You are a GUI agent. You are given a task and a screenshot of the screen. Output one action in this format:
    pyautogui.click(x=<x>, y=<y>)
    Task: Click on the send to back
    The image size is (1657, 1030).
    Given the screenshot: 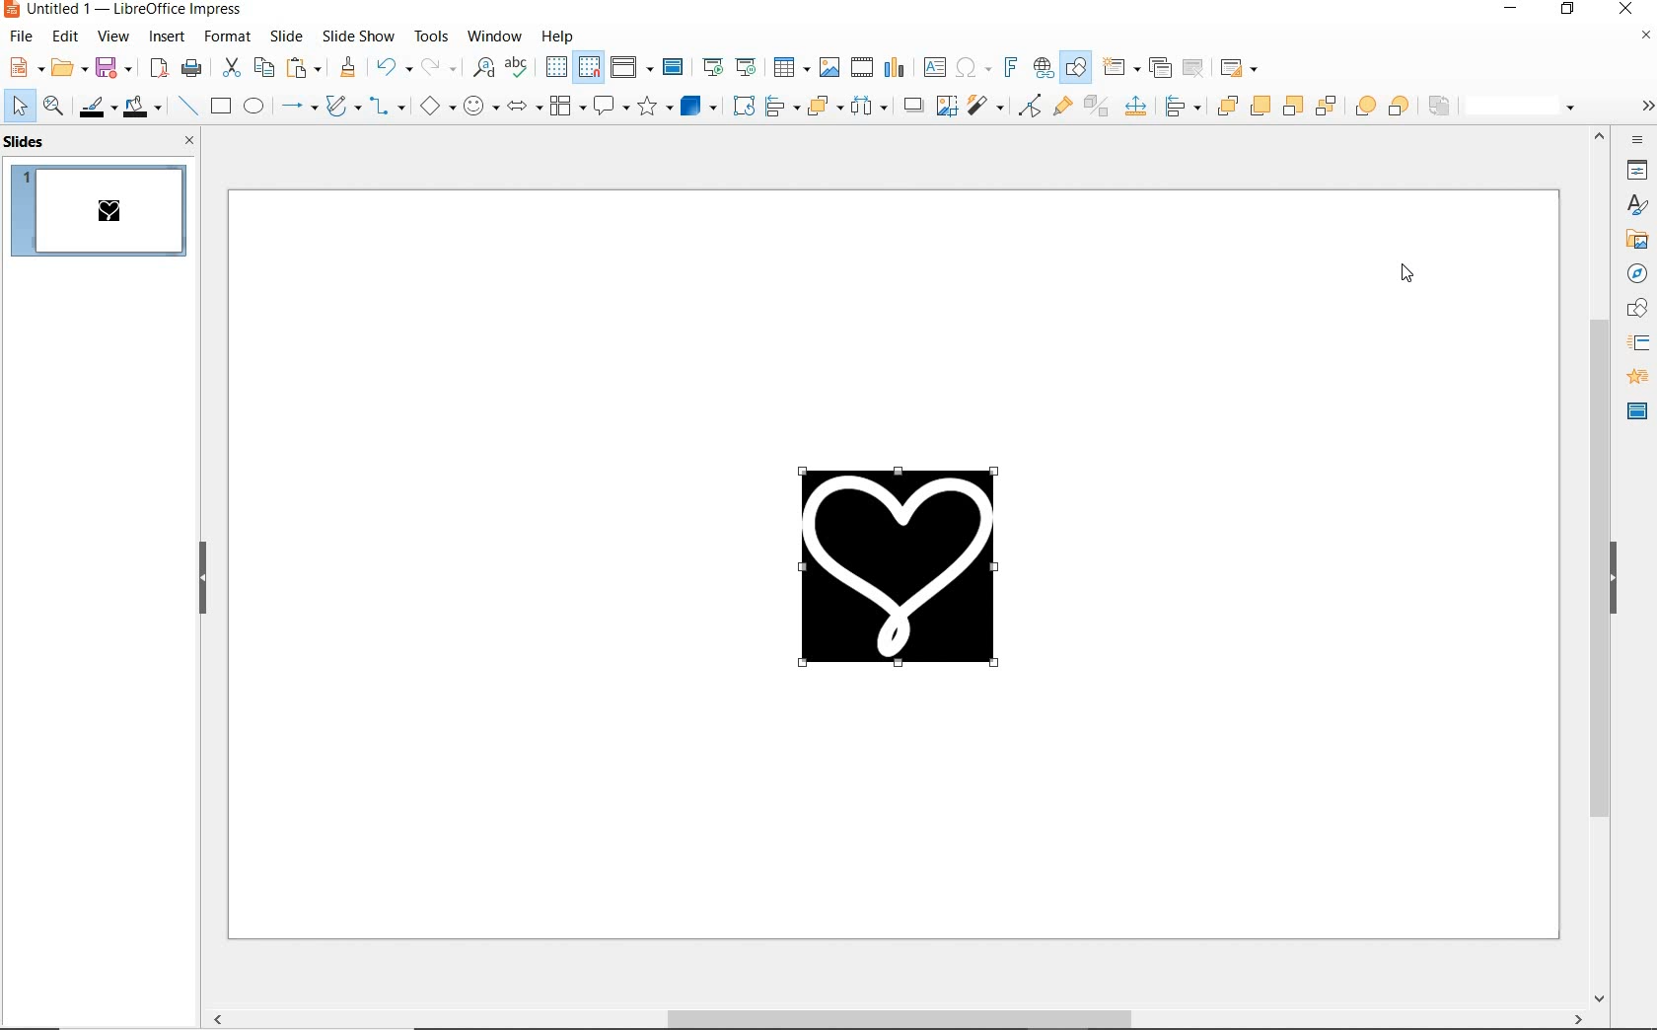 What is the action you would take?
    pyautogui.click(x=1325, y=108)
    